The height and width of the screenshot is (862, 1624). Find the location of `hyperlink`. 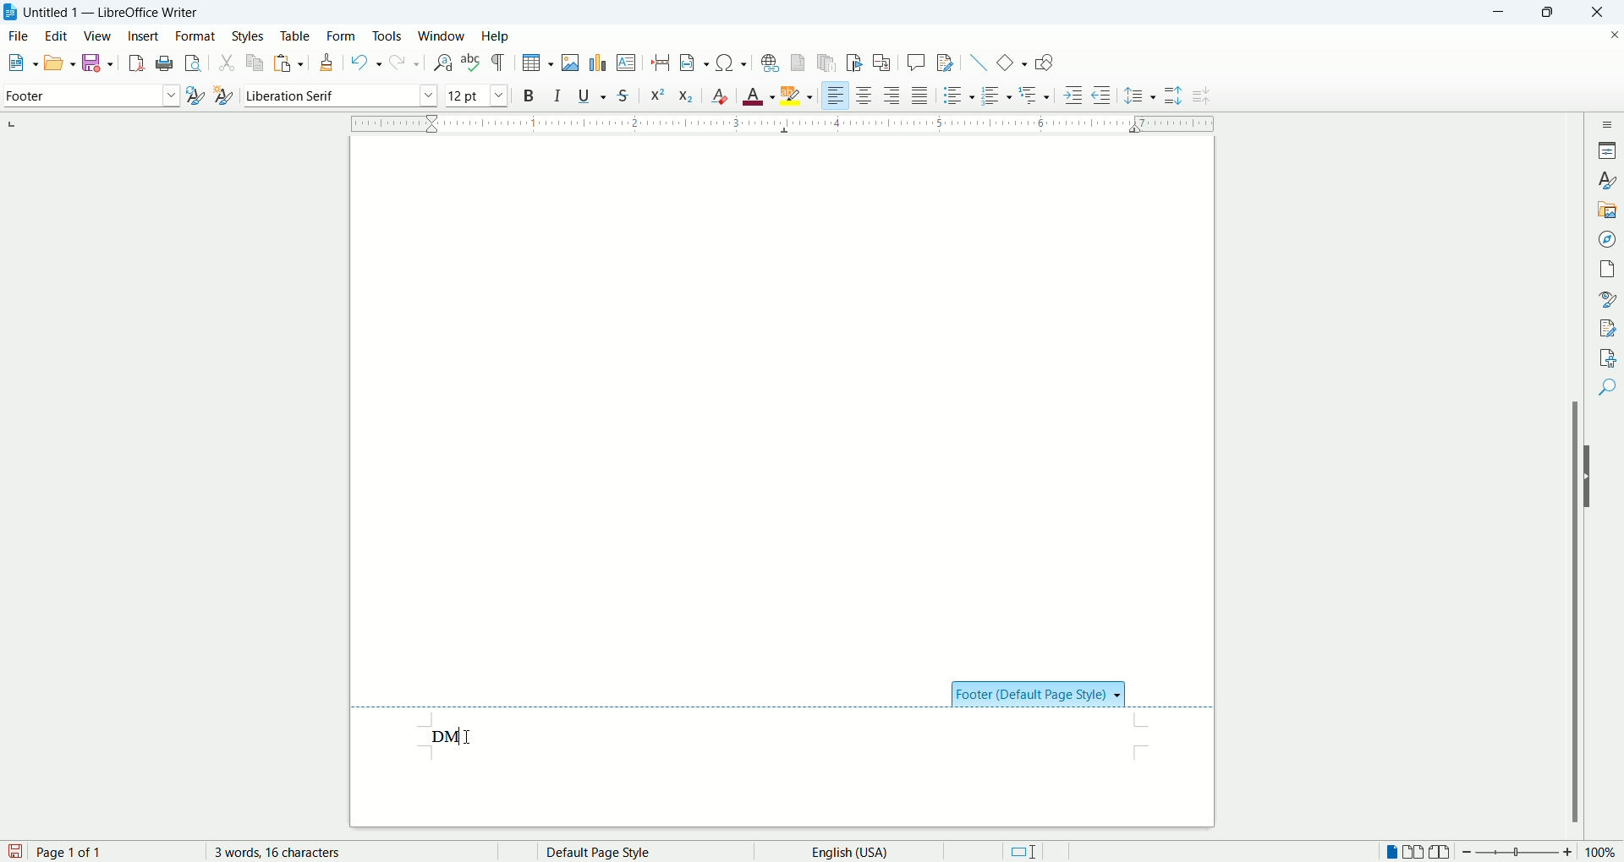

hyperlink is located at coordinates (770, 63).